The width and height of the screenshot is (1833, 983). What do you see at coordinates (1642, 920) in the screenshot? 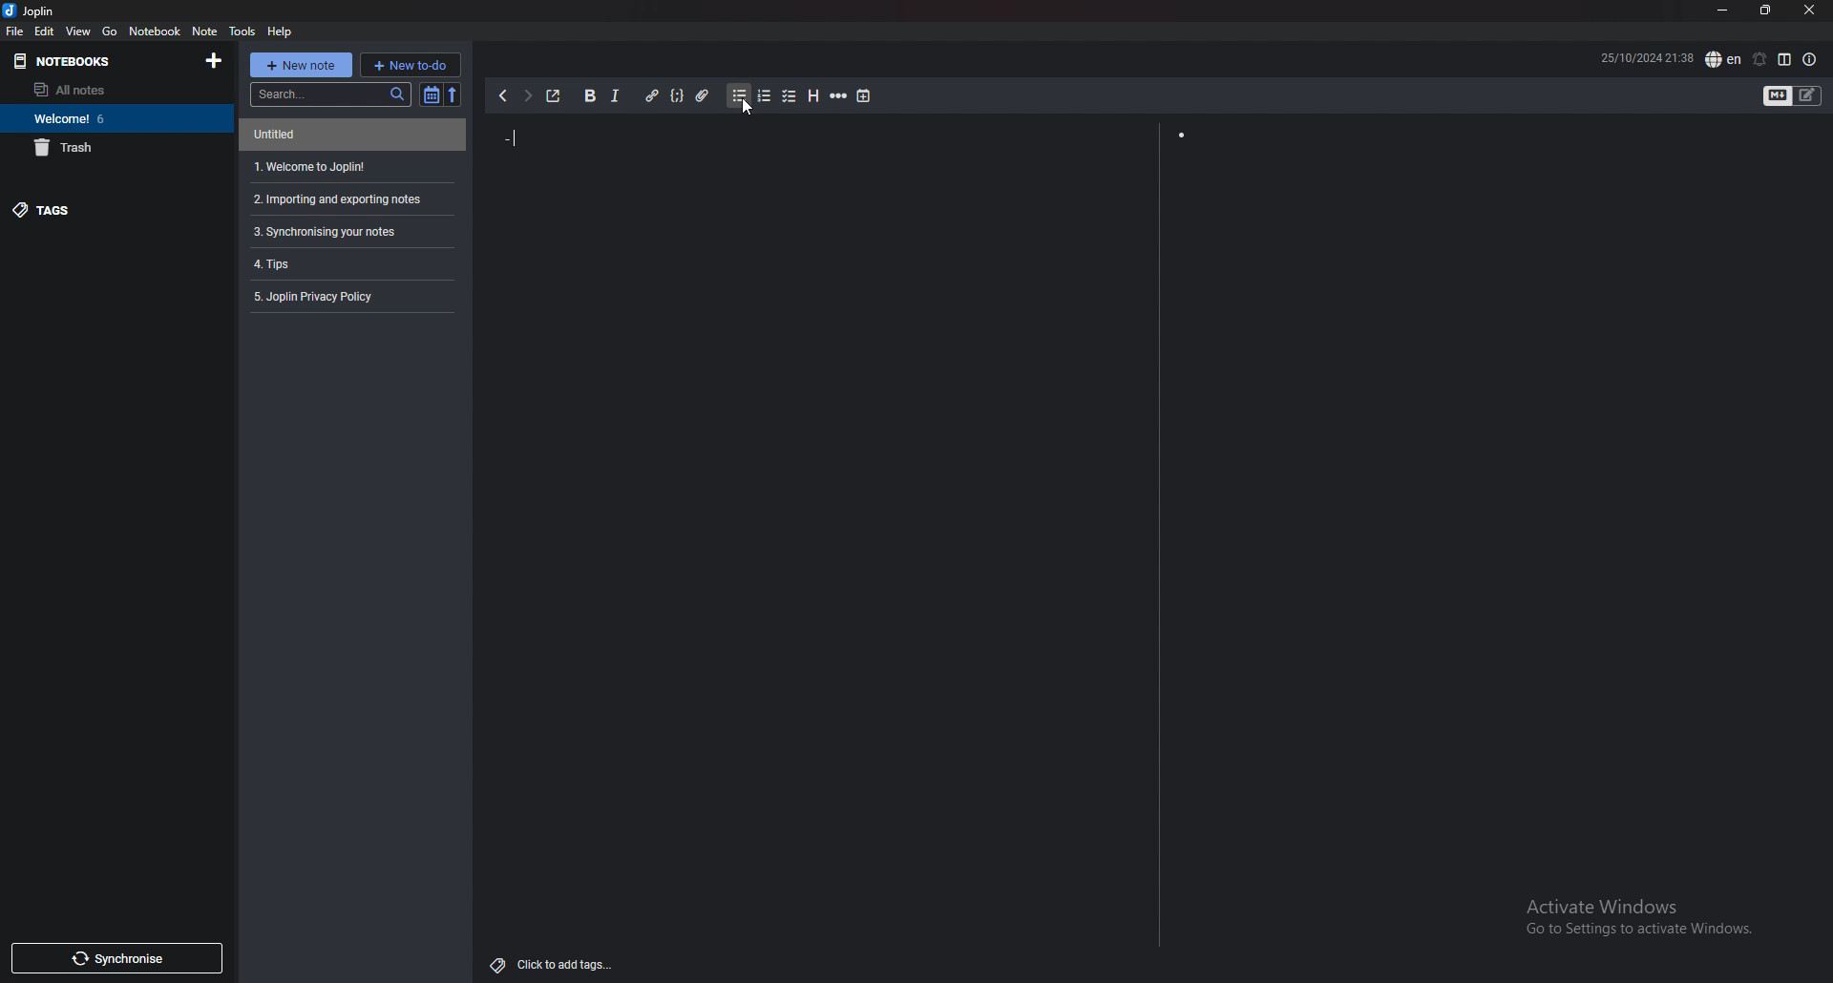
I see `Activate Windows` at bounding box center [1642, 920].